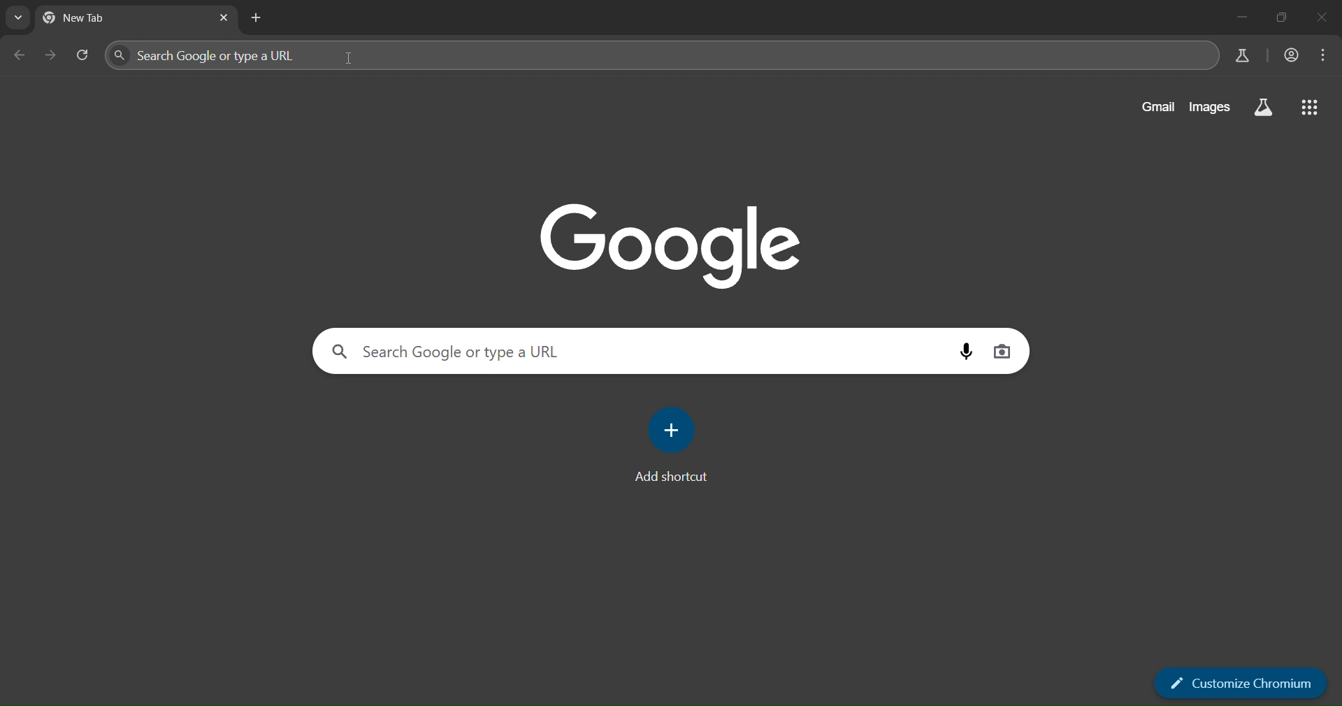 The image size is (1342, 706). I want to click on close tab, so click(225, 18).